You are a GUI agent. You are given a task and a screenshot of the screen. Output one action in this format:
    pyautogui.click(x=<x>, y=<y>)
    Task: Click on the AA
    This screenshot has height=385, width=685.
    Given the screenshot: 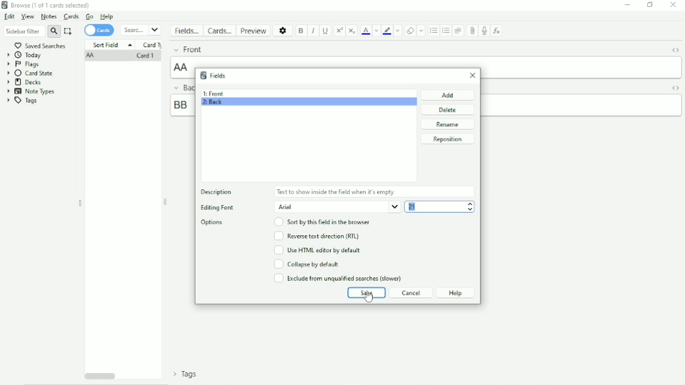 What is the action you would take?
    pyautogui.click(x=183, y=67)
    